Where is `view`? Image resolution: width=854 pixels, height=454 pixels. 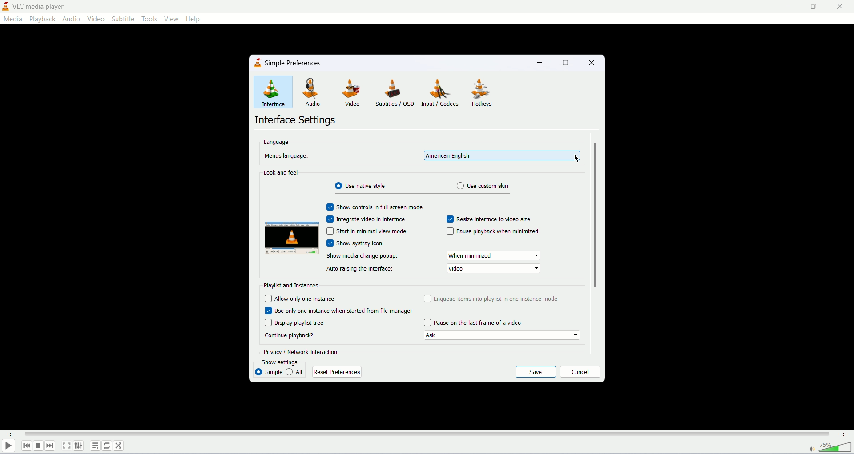
view is located at coordinates (171, 19).